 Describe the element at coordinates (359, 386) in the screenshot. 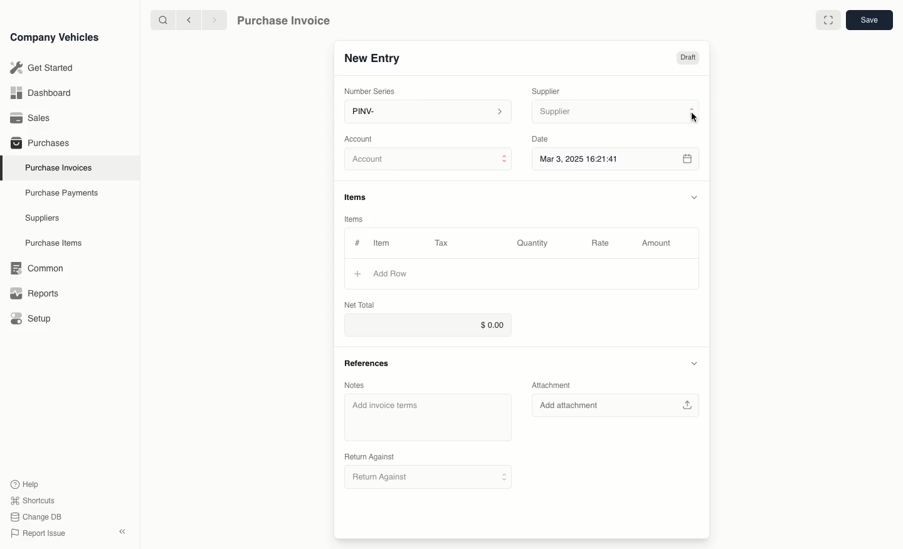

I see `Notes.` at that location.